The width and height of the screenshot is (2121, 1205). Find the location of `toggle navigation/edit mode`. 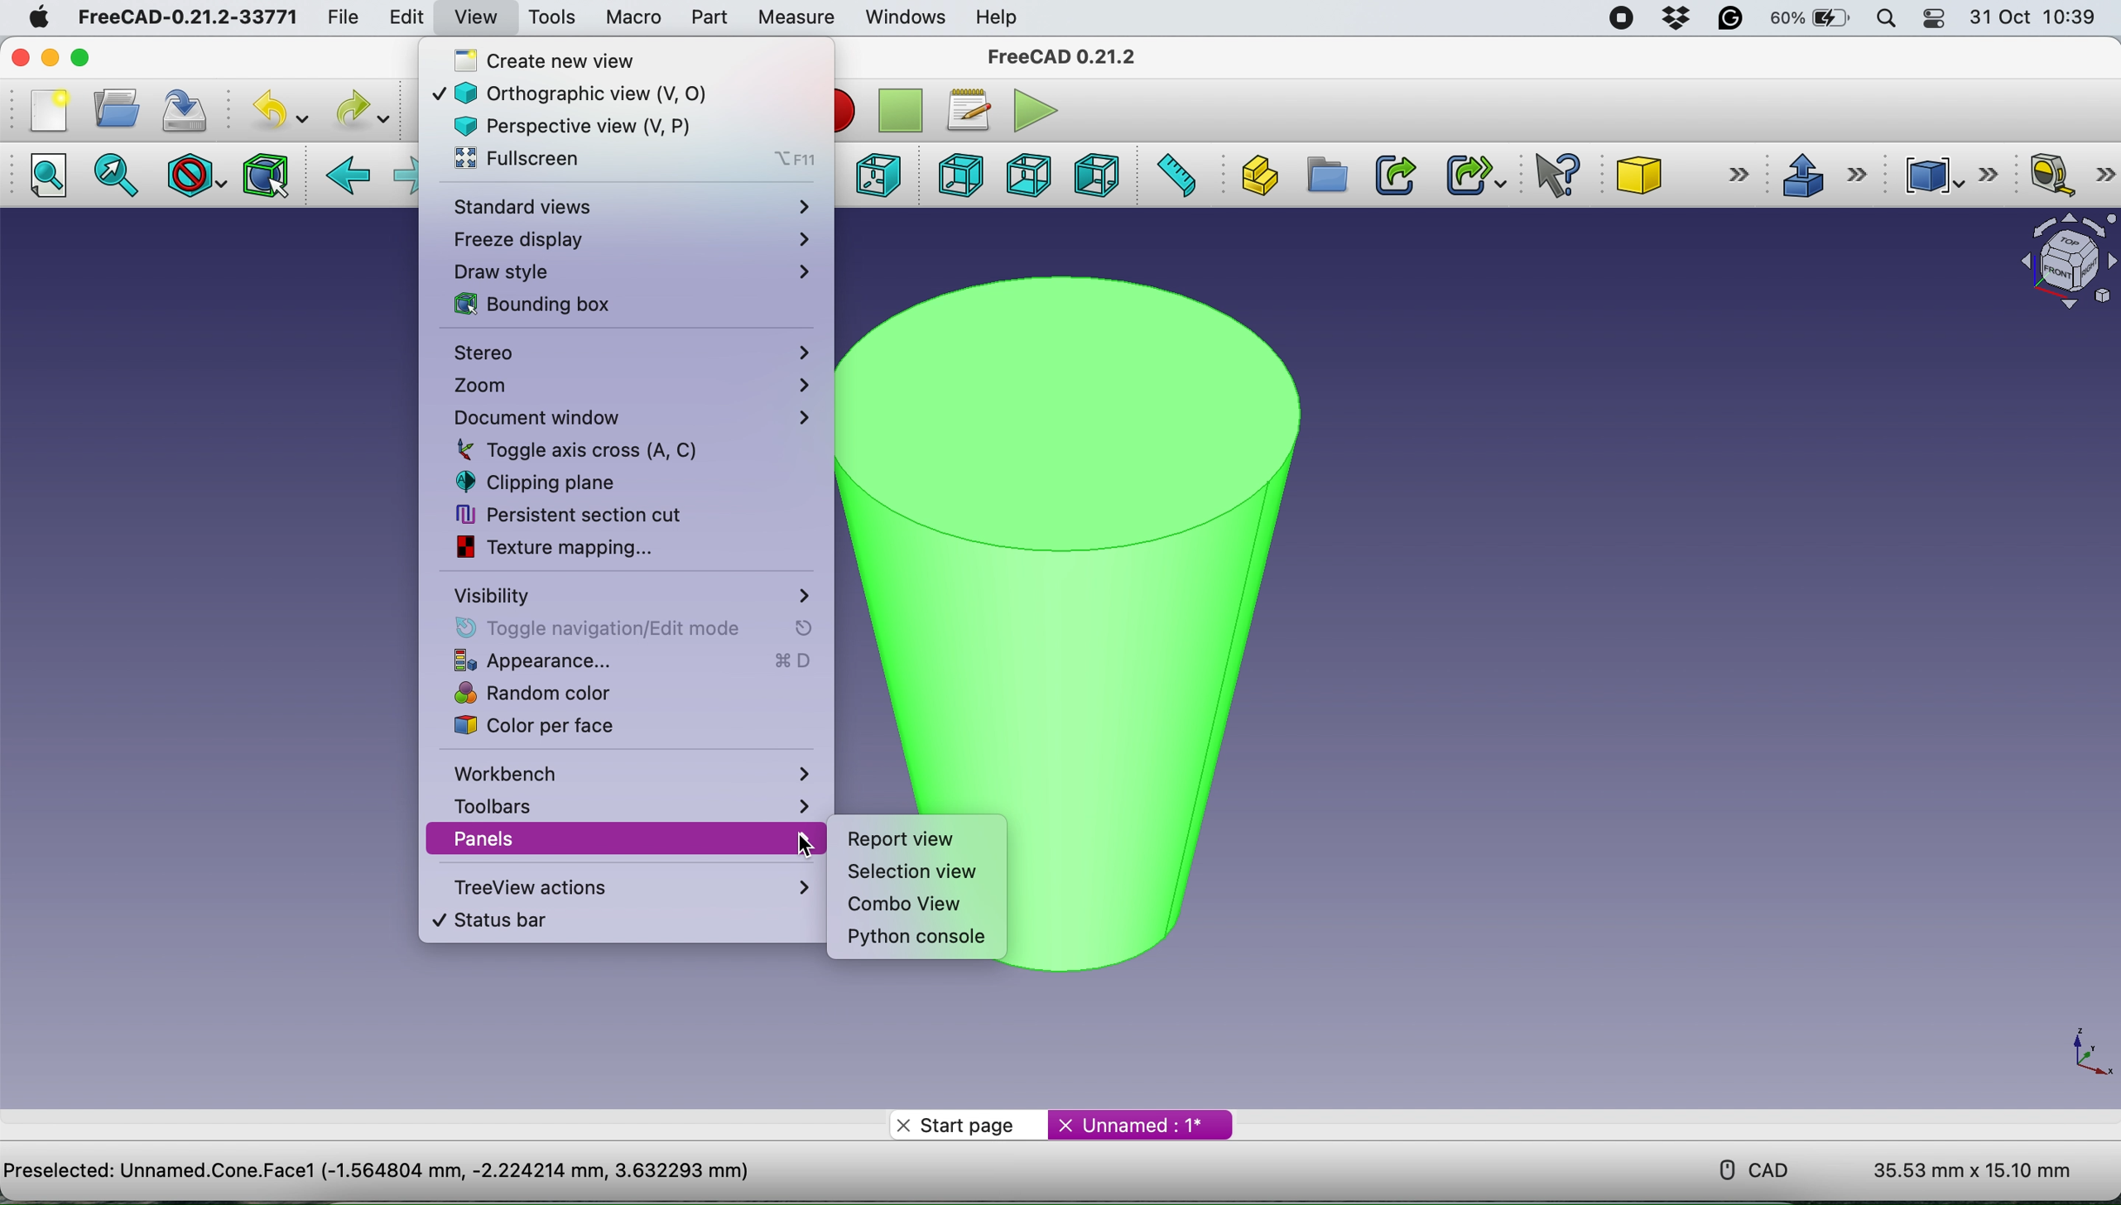

toggle navigation/edit mode is located at coordinates (623, 628).